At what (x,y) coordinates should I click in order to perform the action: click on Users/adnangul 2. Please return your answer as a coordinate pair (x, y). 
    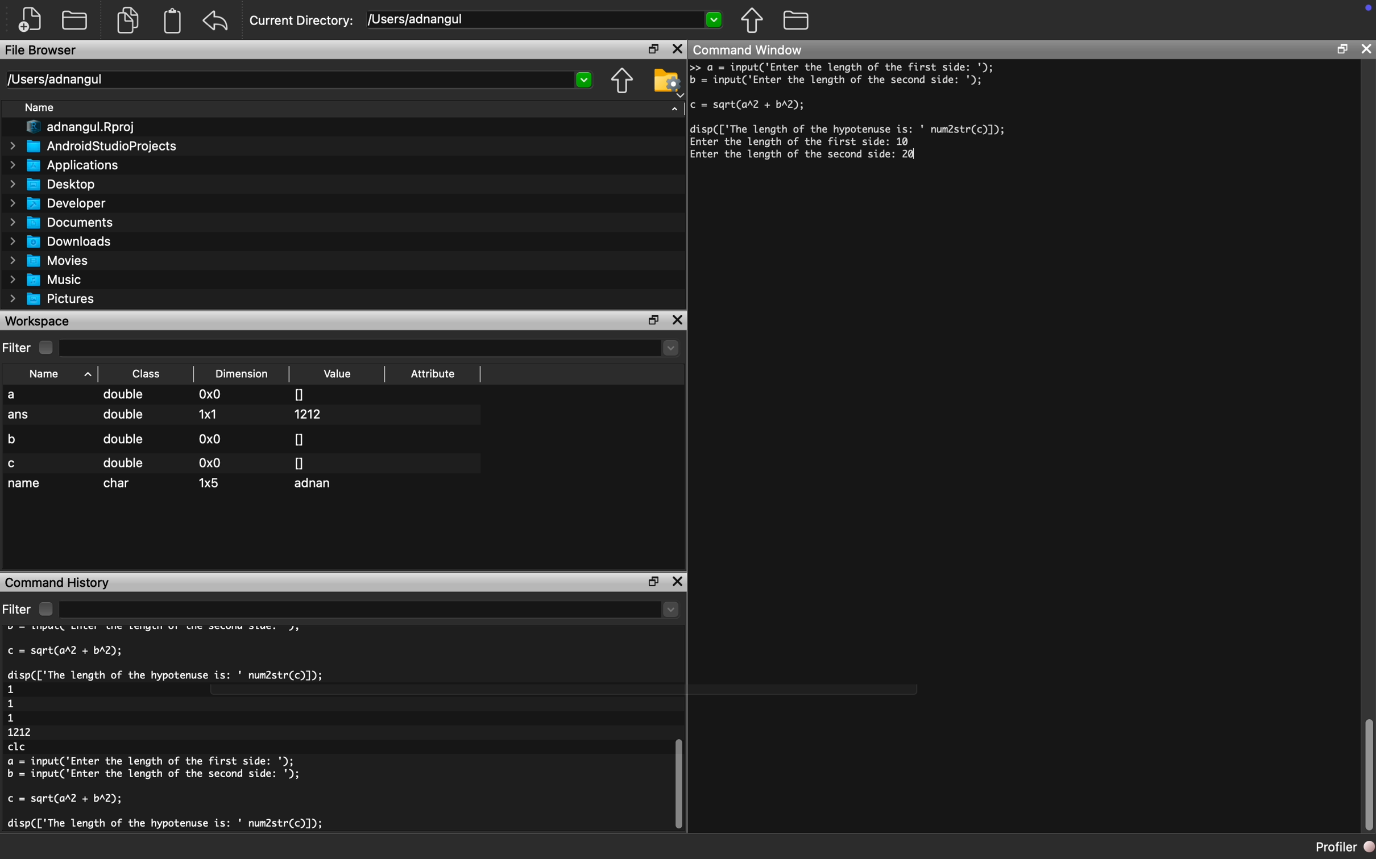
    Looking at the image, I should click on (298, 80).